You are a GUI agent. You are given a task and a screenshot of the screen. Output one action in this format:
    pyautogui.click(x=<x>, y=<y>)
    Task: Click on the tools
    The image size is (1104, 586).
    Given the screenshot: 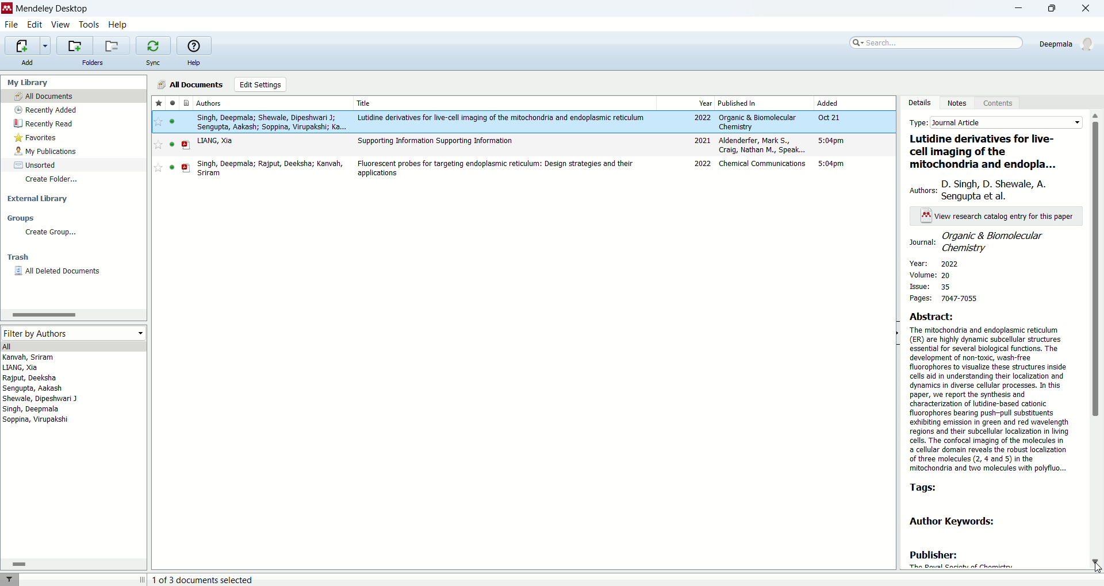 What is the action you would take?
    pyautogui.click(x=90, y=26)
    